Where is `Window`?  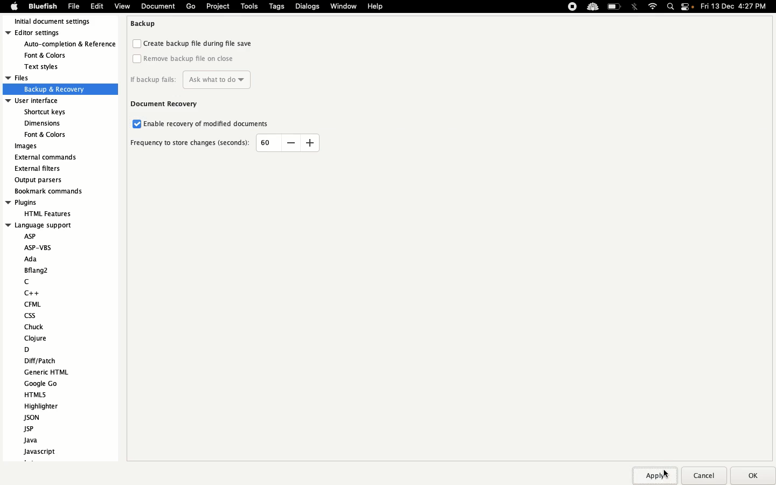
Window is located at coordinates (343, 6).